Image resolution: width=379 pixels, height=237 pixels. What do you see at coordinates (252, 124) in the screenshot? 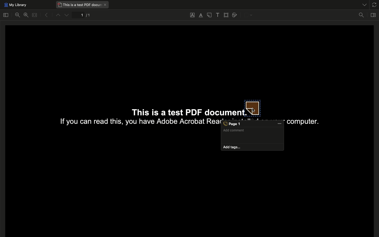
I see `Page 1` at bounding box center [252, 124].